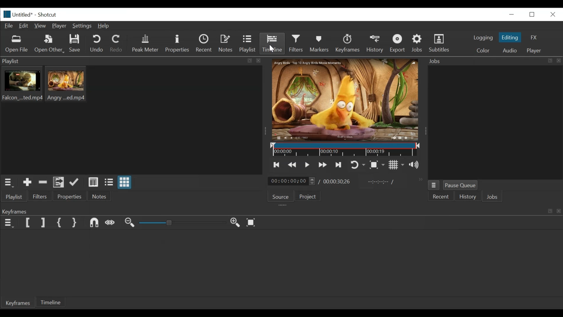 Image resolution: width=563 pixels, height=317 pixels. Describe the element at coordinates (273, 50) in the screenshot. I see `cursor` at that location.